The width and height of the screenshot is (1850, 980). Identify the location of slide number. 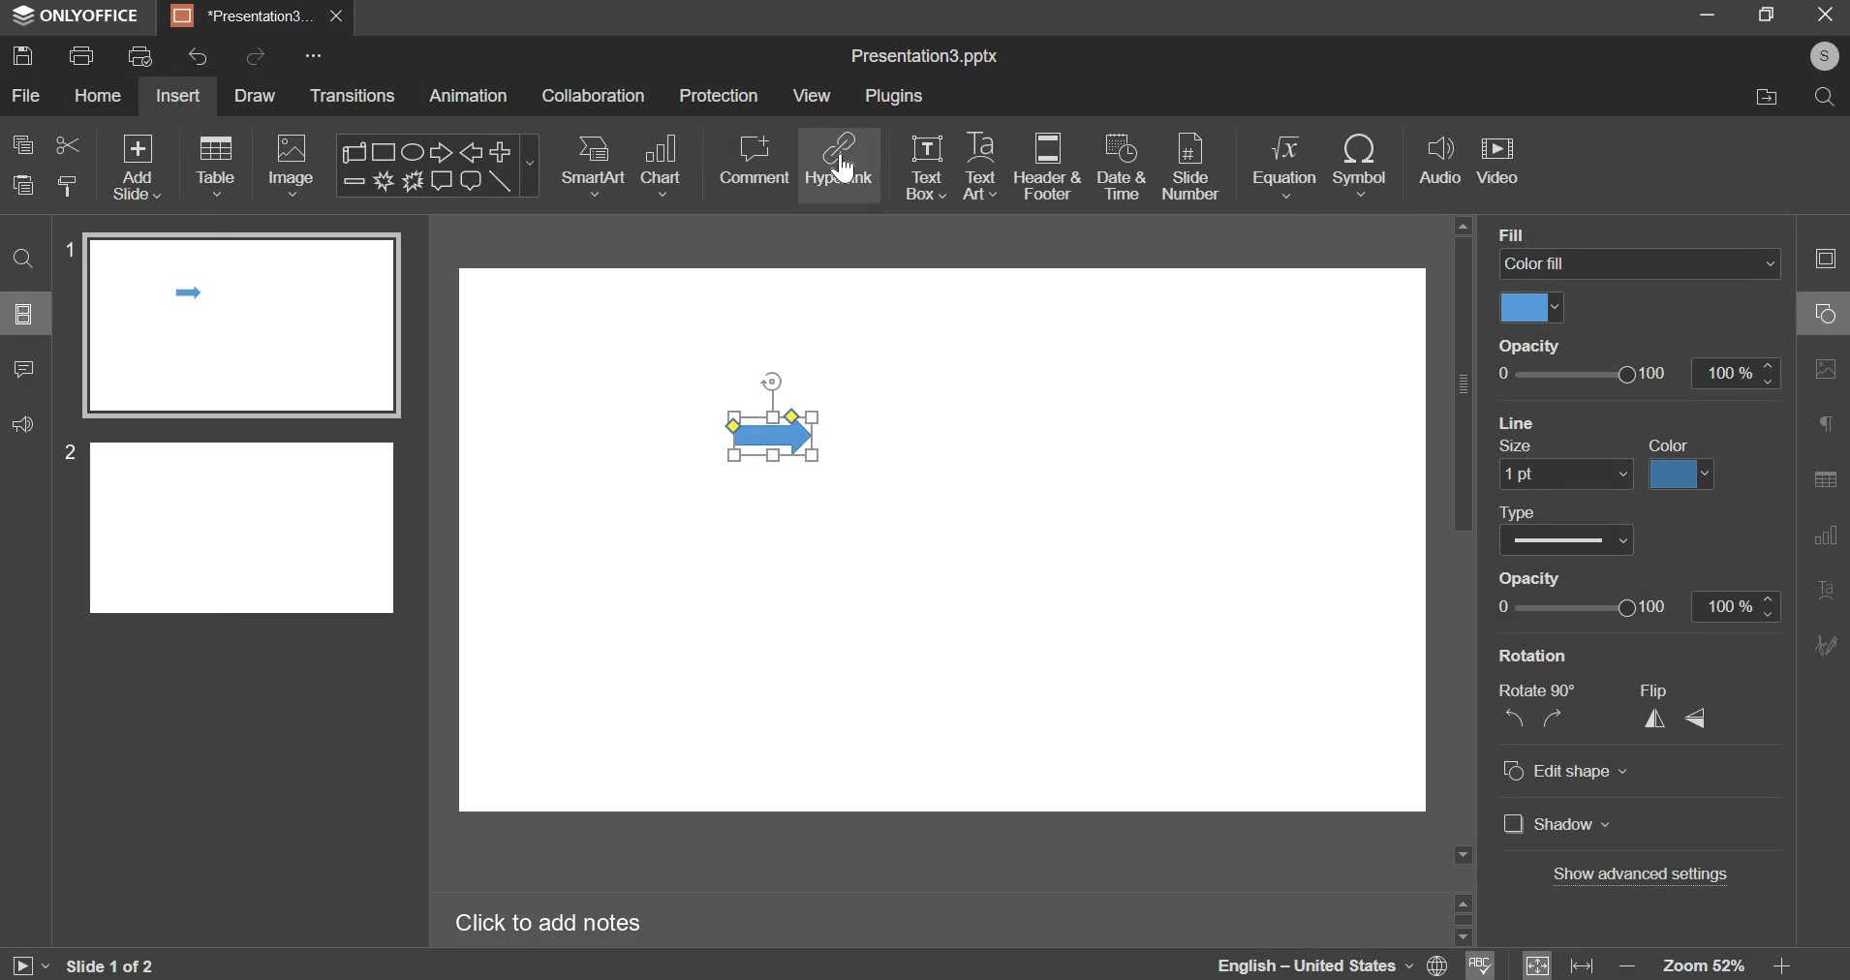
(65, 451).